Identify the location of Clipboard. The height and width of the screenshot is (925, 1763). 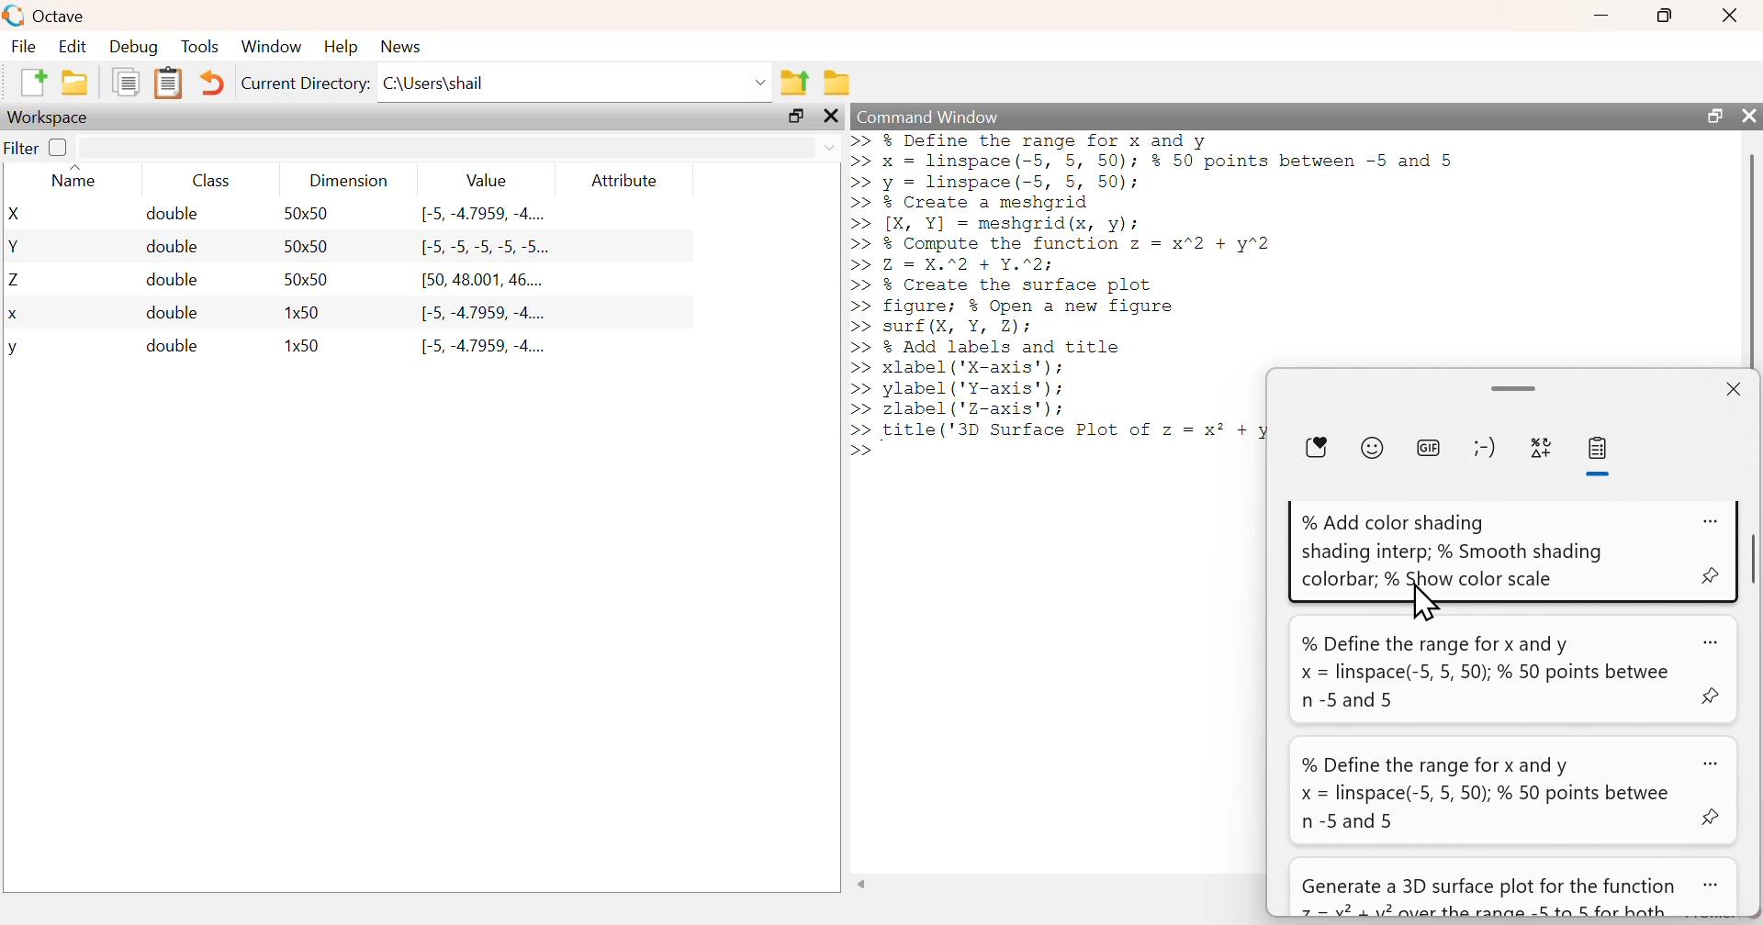
(167, 84).